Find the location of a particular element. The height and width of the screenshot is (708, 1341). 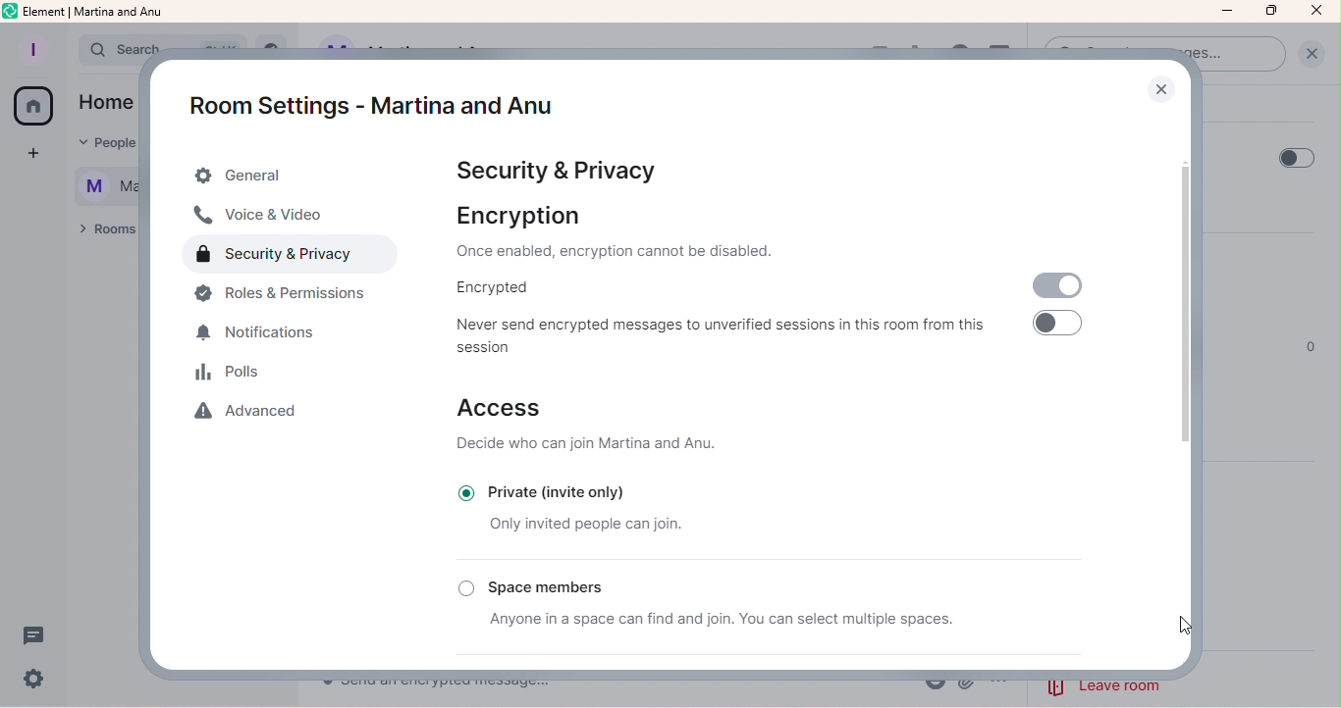

Voice and video is located at coordinates (269, 217).